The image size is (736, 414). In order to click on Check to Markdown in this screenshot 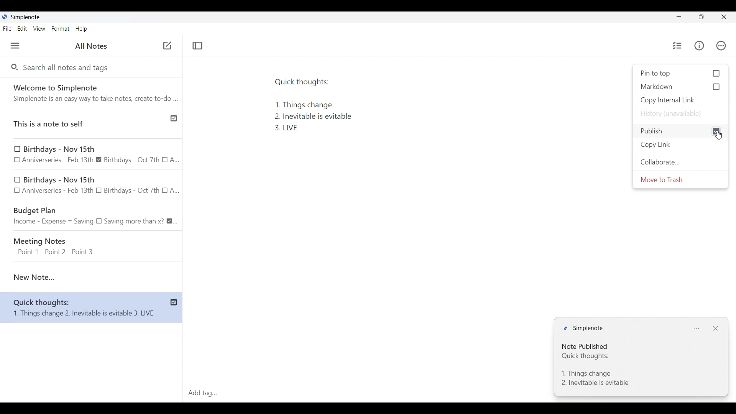, I will do `click(680, 87)`.